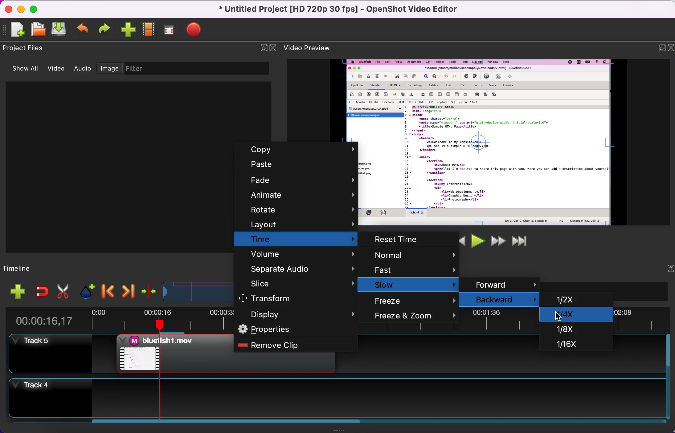 Image resolution: width=675 pixels, height=433 pixels. I want to click on export video, so click(198, 29).